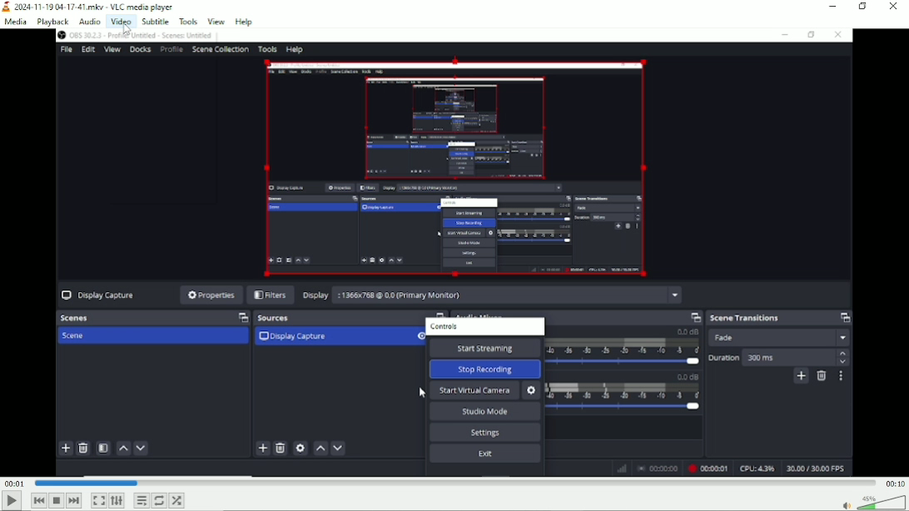 Image resolution: width=909 pixels, height=511 pixels. I want to click on subtitle, so click(153, 21).